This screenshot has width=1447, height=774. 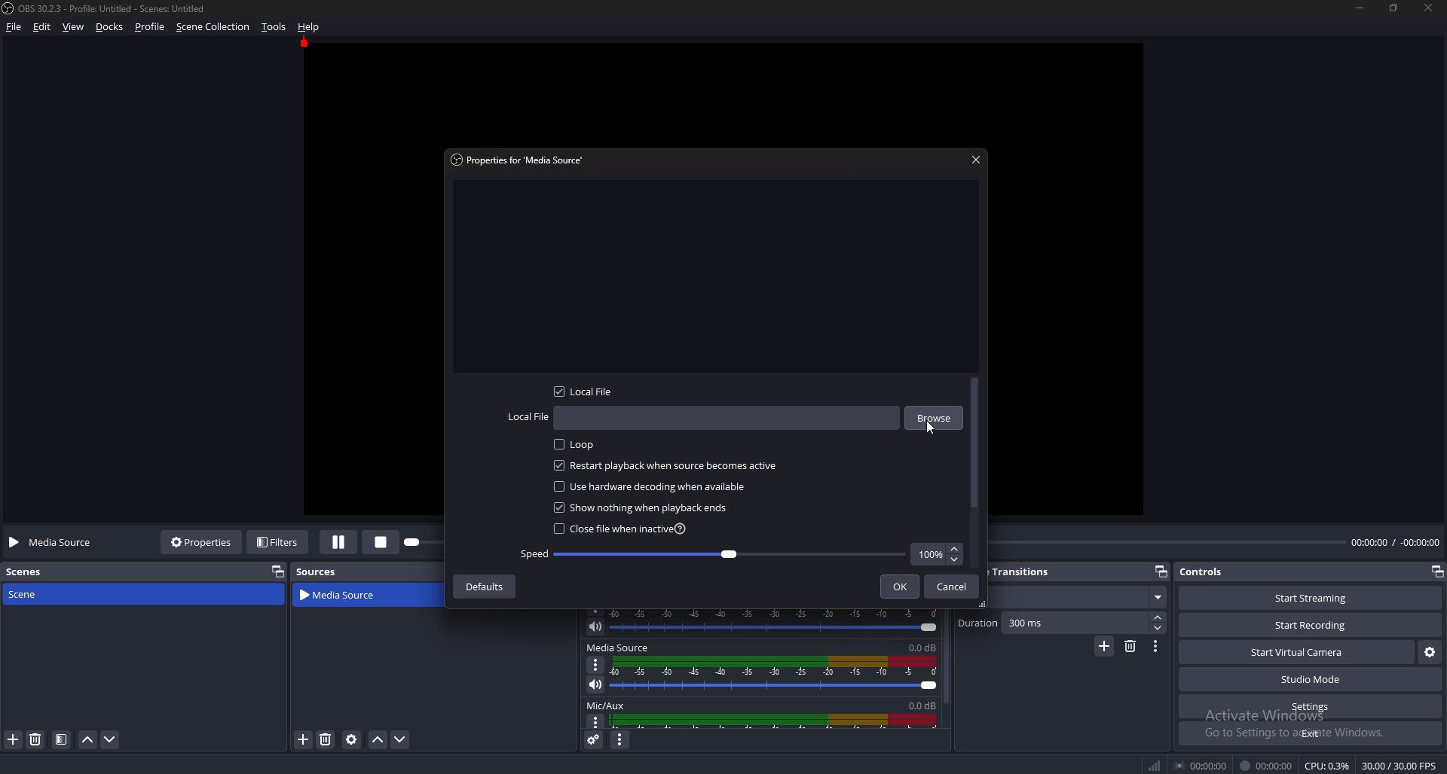 What do you see at coordinates (1155, 766) in the screenshot?
I see `Signal` at bounding box center [1155, 766].